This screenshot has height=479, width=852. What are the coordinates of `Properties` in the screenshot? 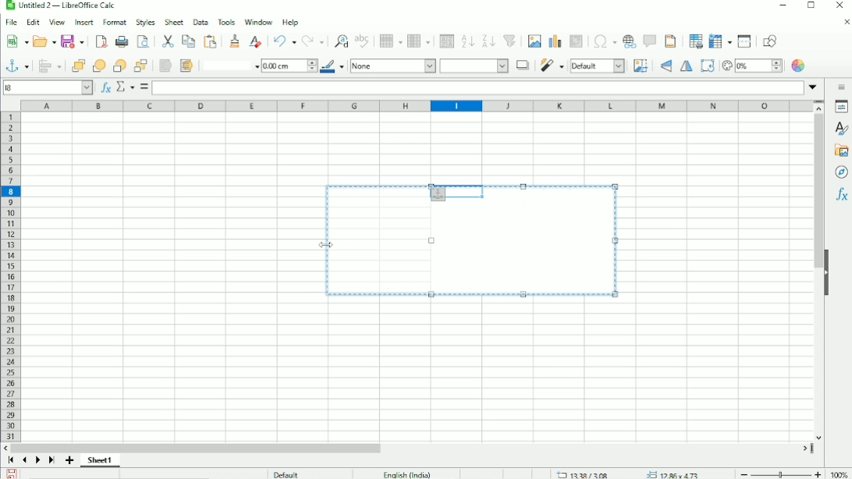 It's located at (841, 107).